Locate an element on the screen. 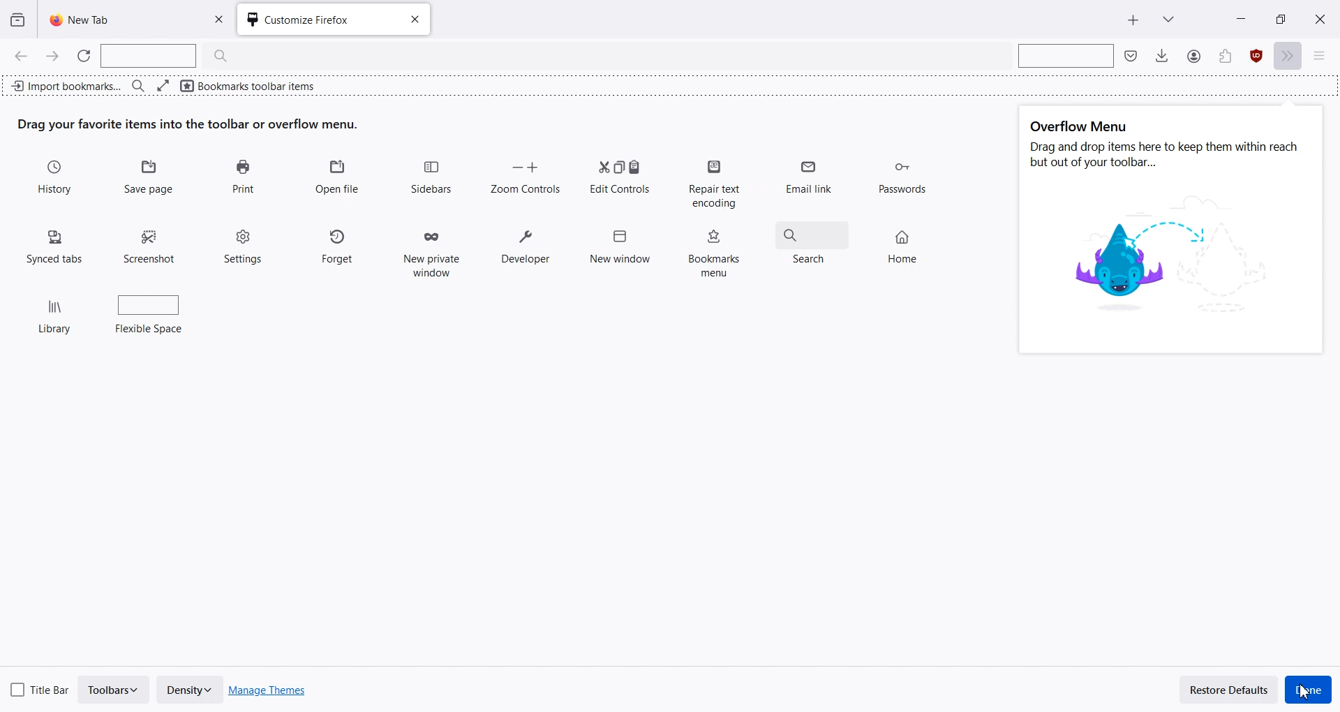 This screenshot has width=1340, height=712. Extensions is located at coordinates (1257, 57).